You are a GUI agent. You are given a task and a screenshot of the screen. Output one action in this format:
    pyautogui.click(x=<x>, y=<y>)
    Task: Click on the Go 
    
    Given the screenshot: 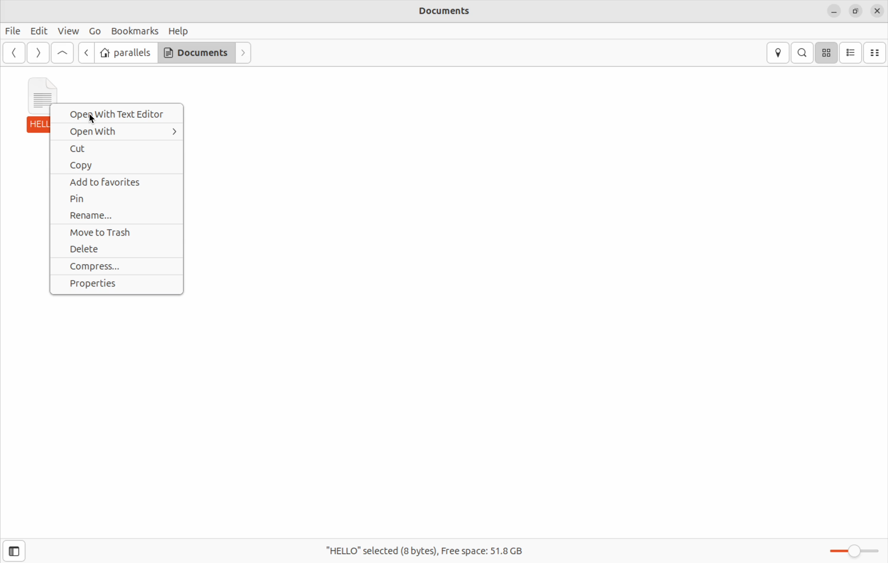 What is the action you would take?
    pyautogui.click(x=95, y=31)
    